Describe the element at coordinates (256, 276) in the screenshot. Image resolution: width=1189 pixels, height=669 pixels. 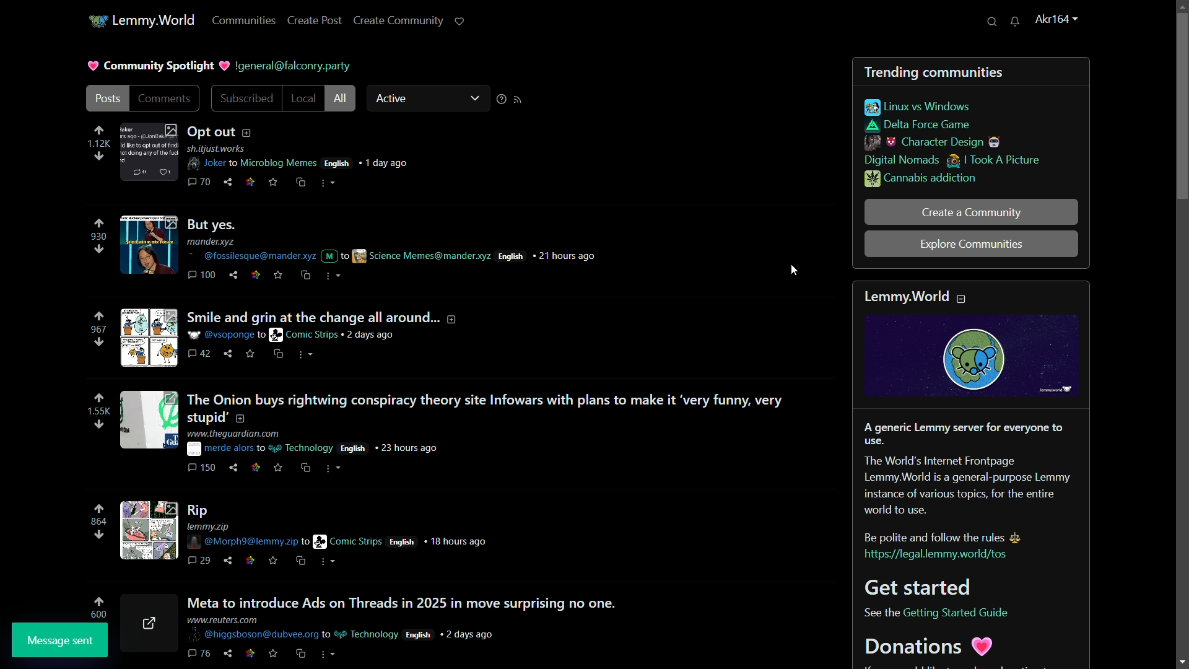
I see `` at that location.